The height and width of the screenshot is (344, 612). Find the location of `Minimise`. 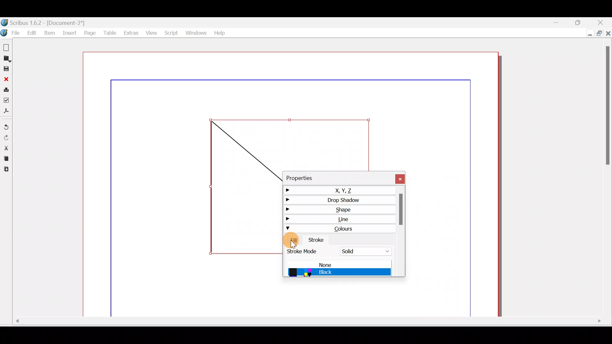

Minimise is located at coordinates (556, 22).